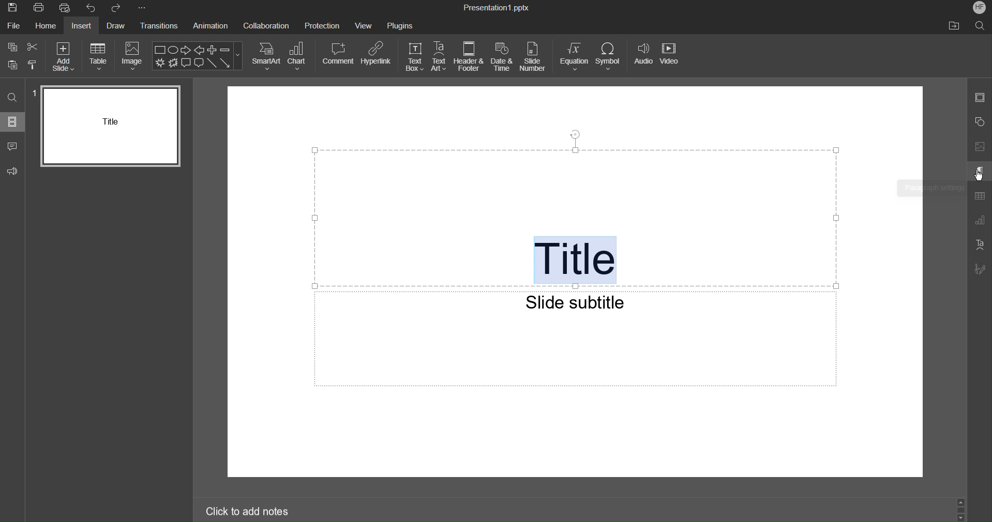 The height and width of the screenshot is (522, 992). What do you see at coordinates (981, 26) in the screenshot?
I see `Search` at bounding box center [981, 26].